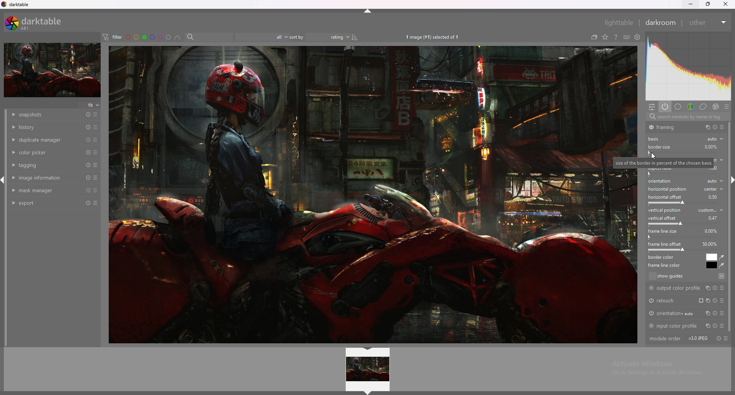 The width and height of the screenshot is (735, 395). Describe the element at coordinates (686, 313) in the screenshot. I see `orientation` at that location.